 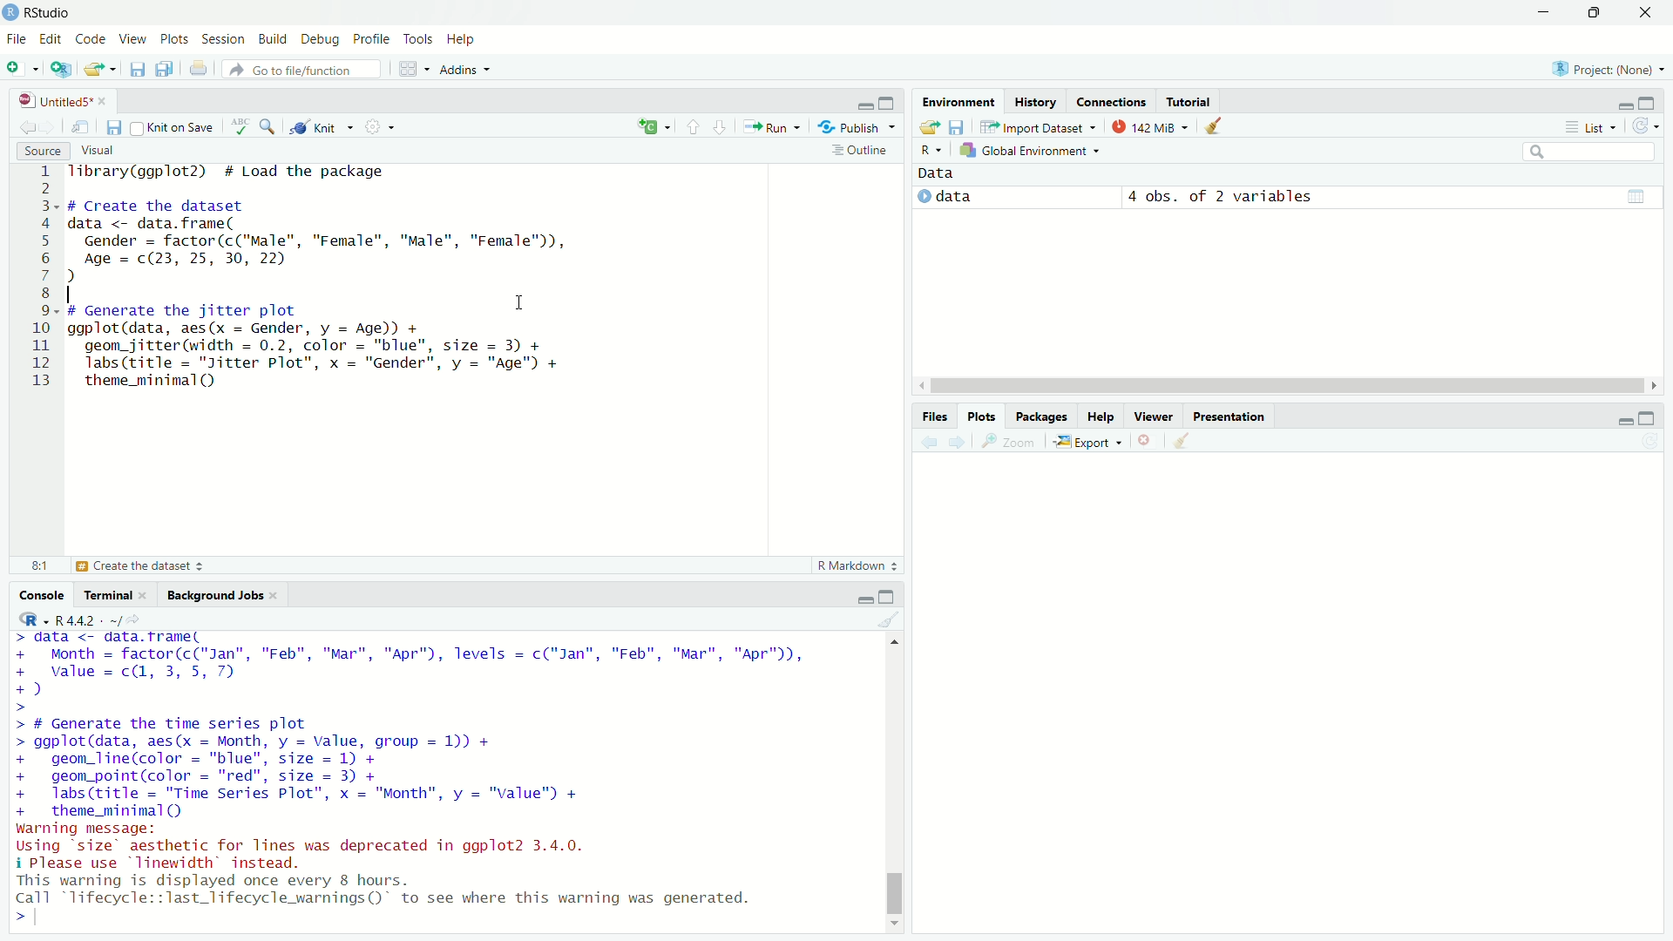 What do you see at coordinates (1651, 126) in the screenshot?
I see `refresh` at bounding box center [1651, 126].